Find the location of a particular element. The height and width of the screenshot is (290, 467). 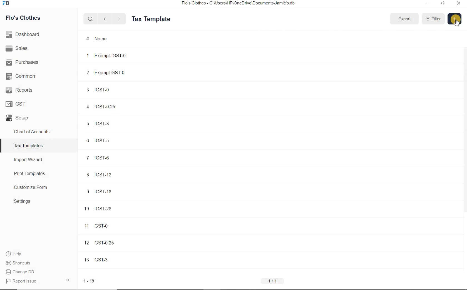

6 IGST-5 is located at coordinates (115, 141).